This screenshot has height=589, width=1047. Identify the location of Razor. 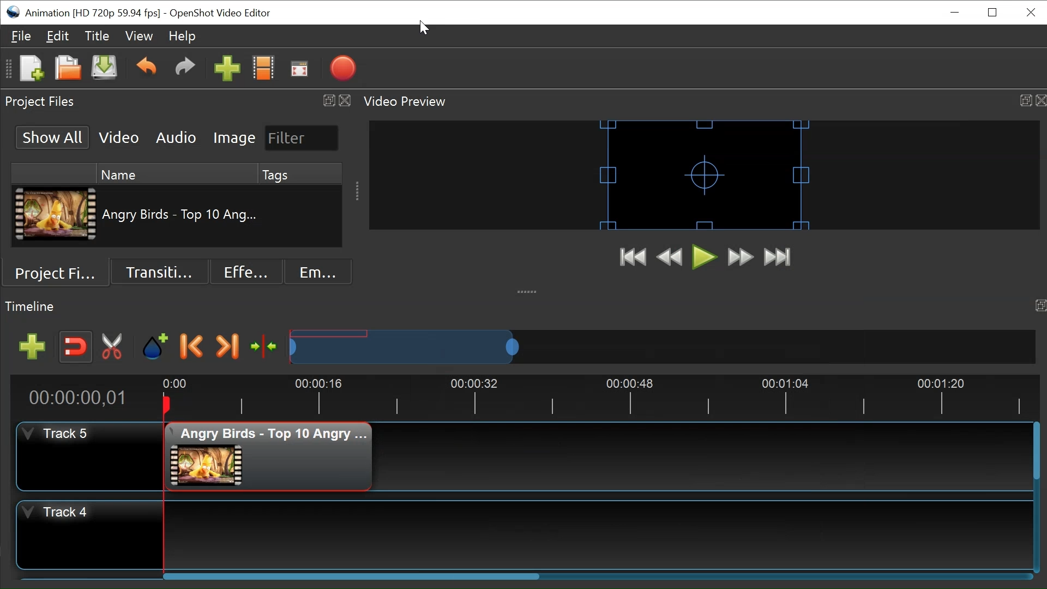
(113, 346).